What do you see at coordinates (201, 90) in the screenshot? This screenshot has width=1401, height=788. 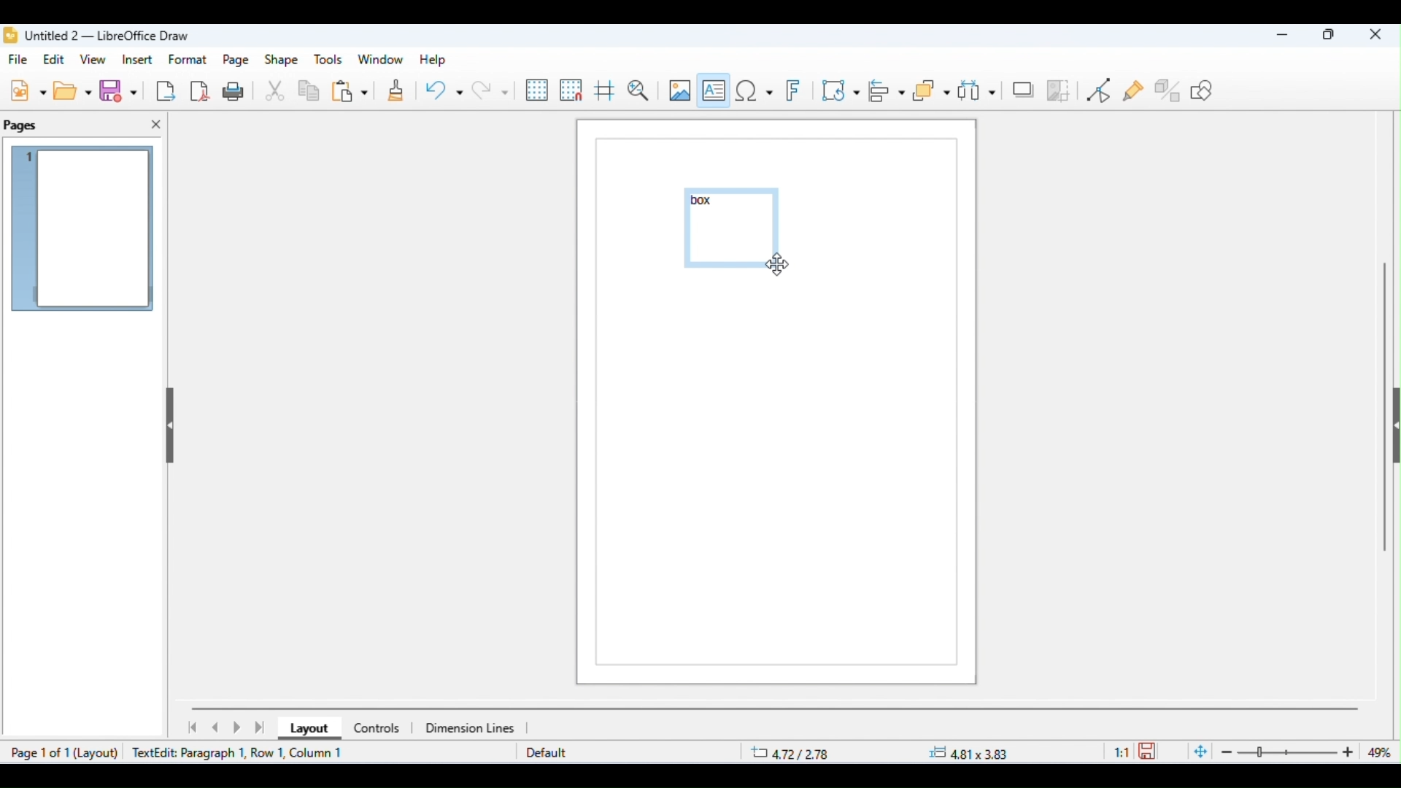 I see `export as pdf` at bounding box center [201, 90].